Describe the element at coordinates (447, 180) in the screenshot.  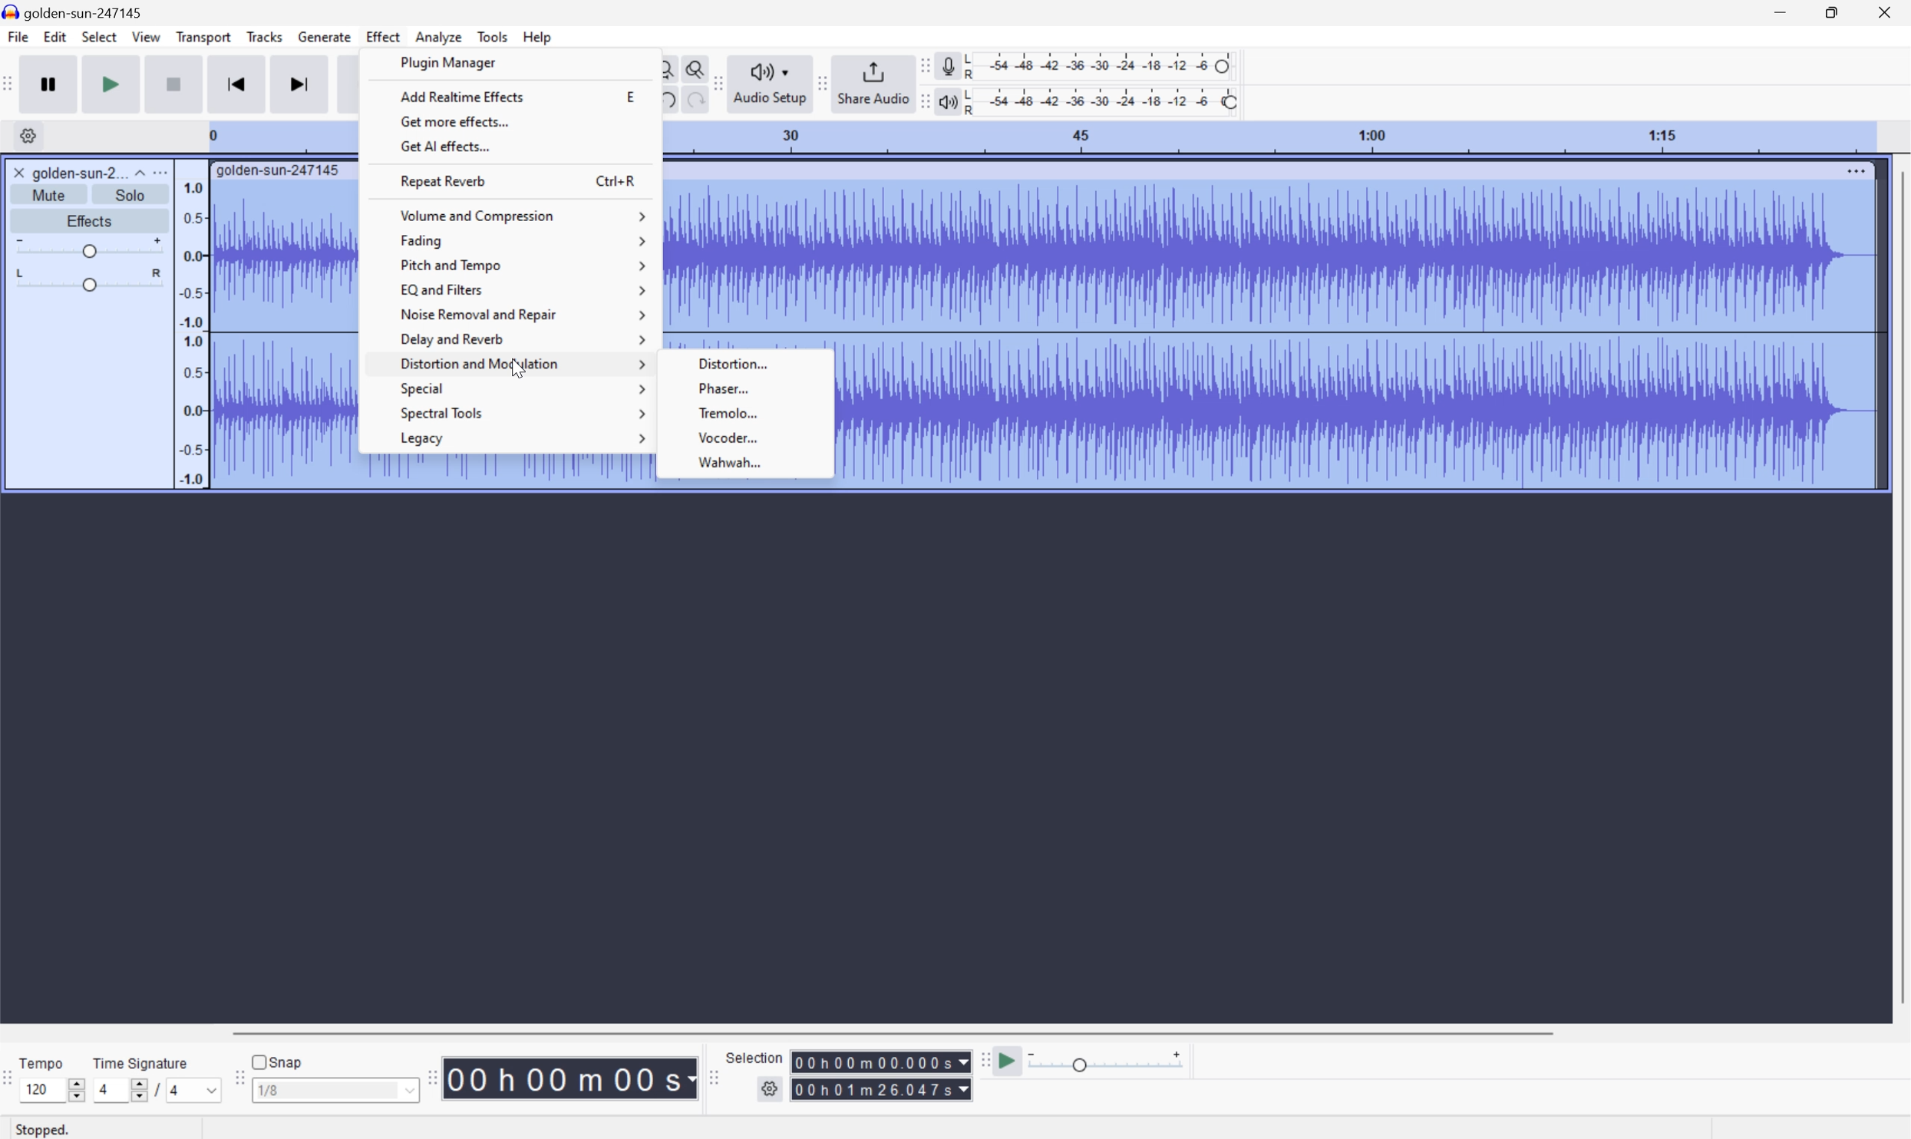
I see `Repeat Reverb` at that location.